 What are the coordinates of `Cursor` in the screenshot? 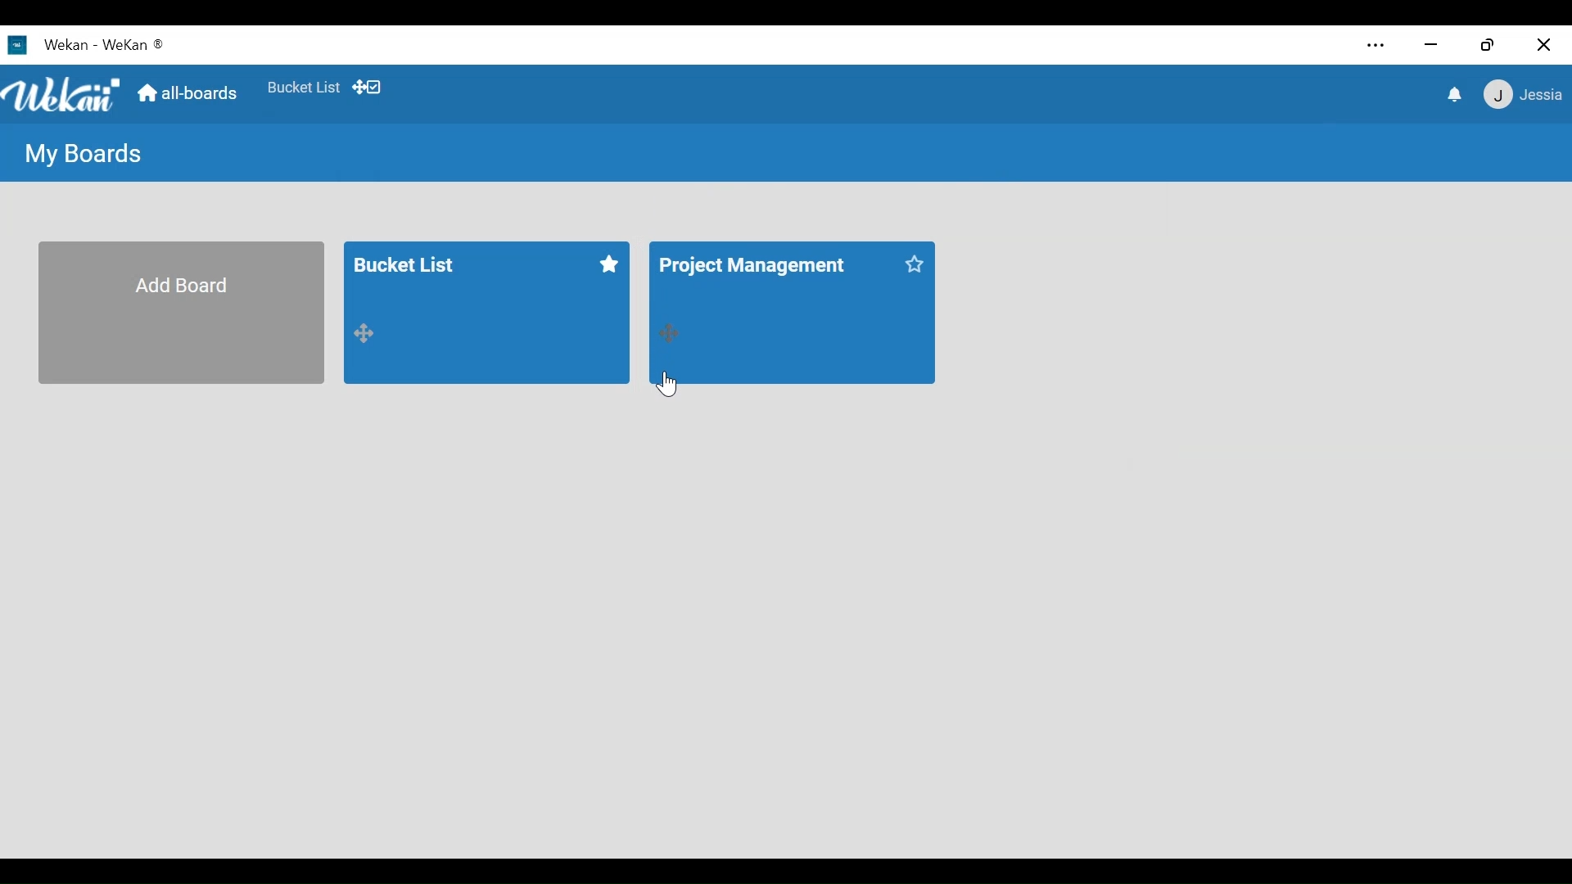 It's located at (666, 384).